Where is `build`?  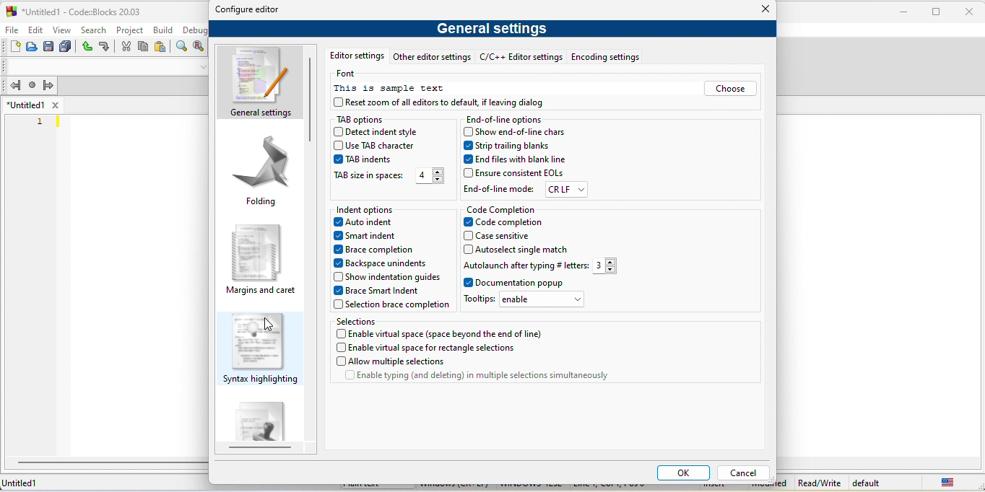
build is located at coordinates (163, 30).